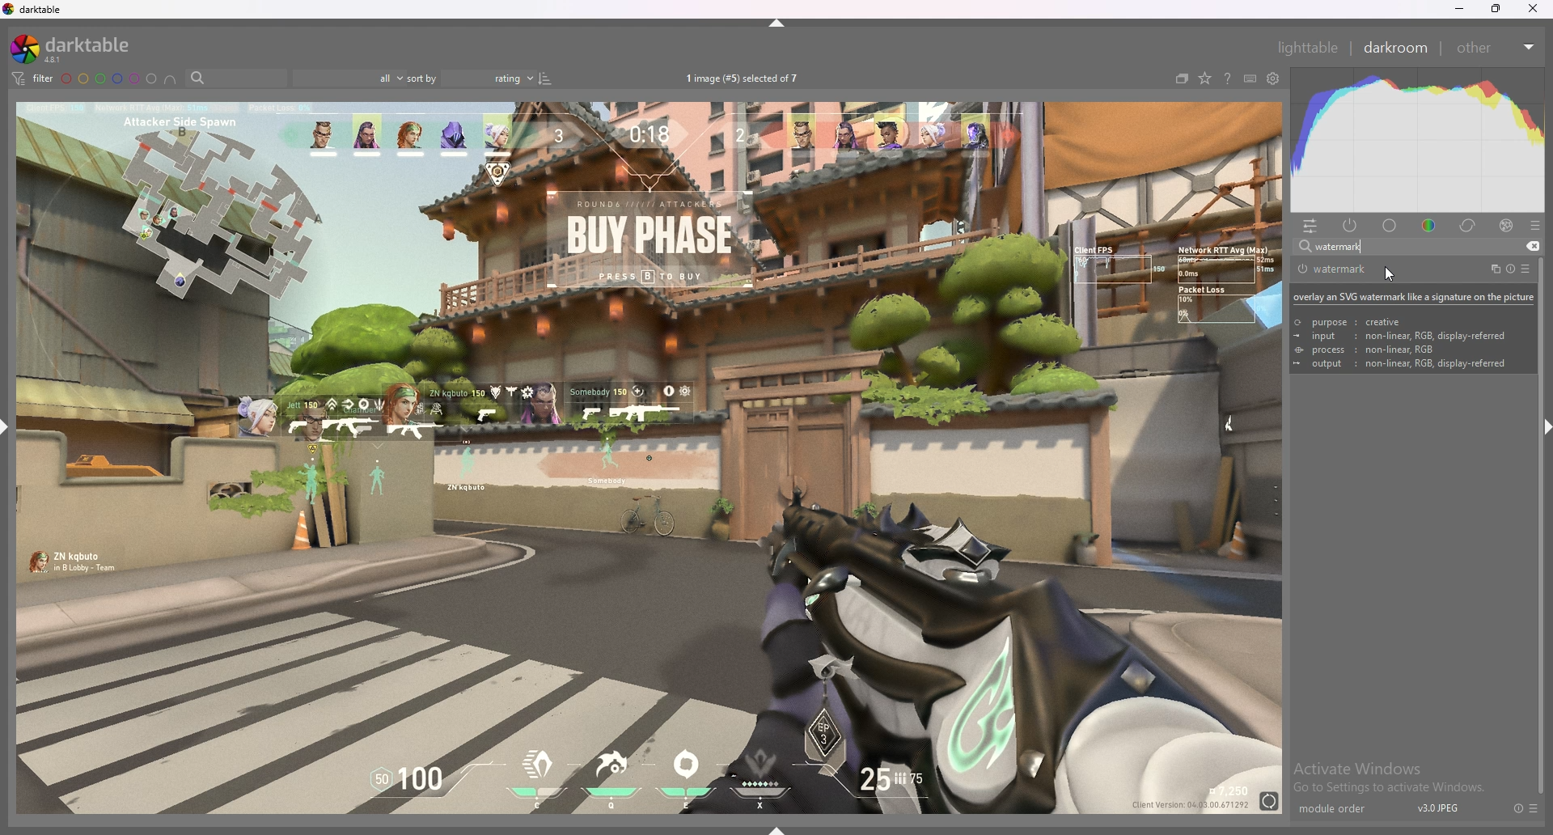  What do you see at coordinates (170, 79) in the screenshot?
I see `include color label` at bounding box center [170, 79].